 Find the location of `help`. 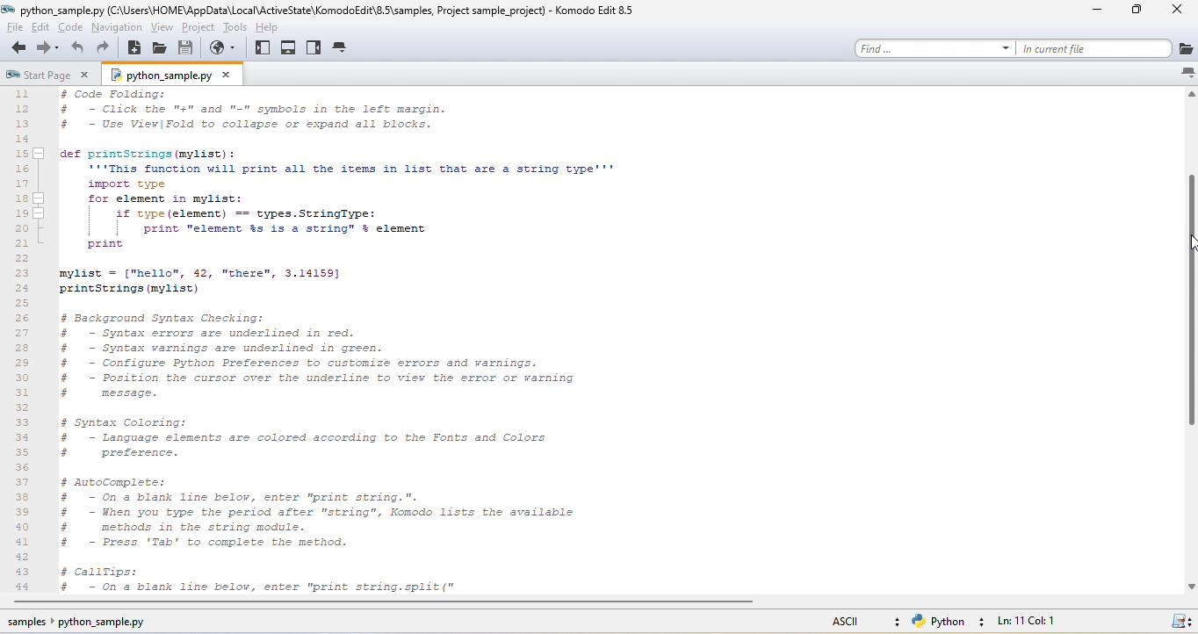

help is located at coordinates (274, 25).